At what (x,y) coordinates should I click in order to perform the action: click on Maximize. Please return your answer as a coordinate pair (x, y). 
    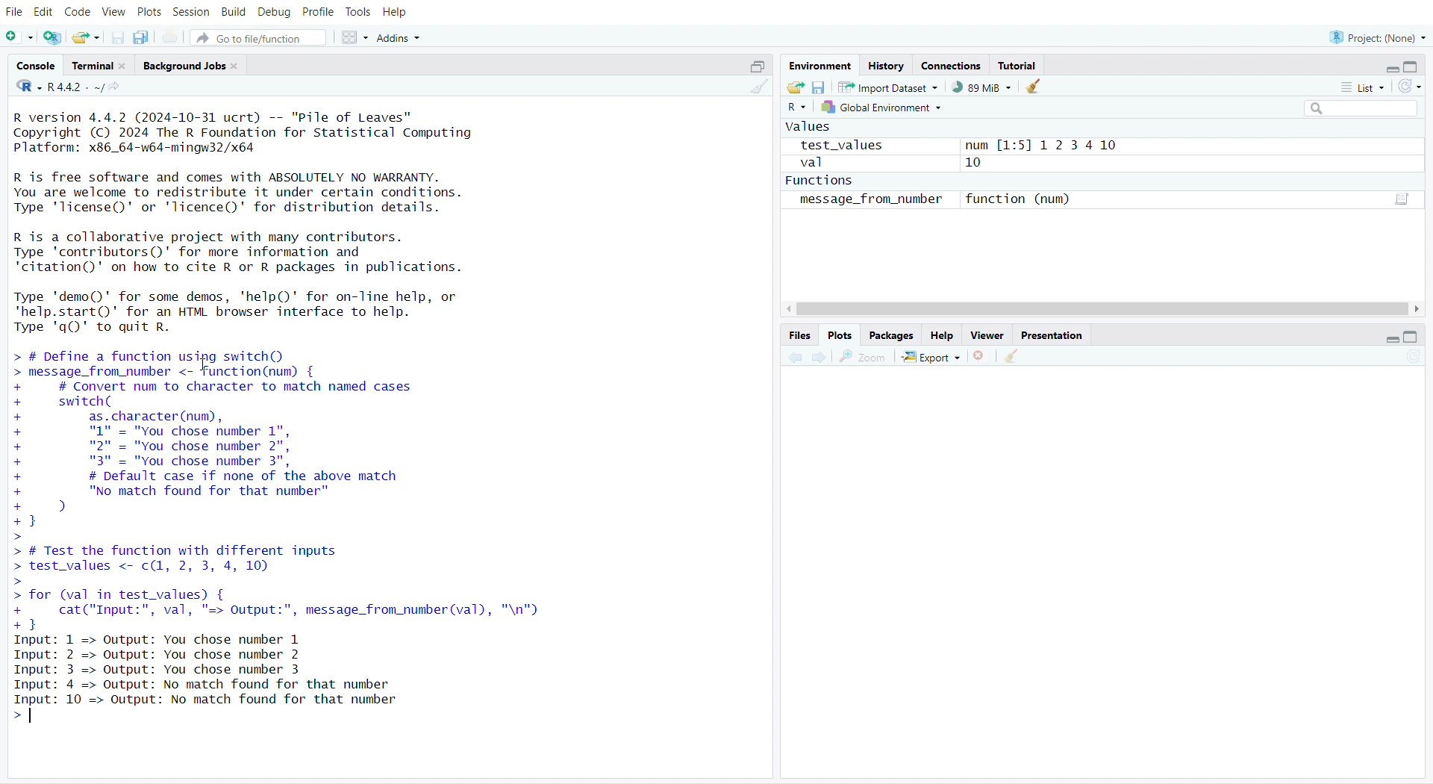
    Looking at the image, I should click on (753, 68).